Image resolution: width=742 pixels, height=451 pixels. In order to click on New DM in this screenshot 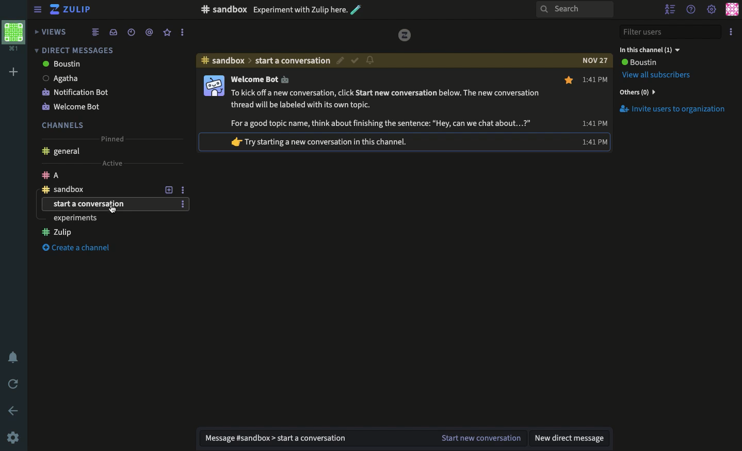, I will do `click(571, 438)`.